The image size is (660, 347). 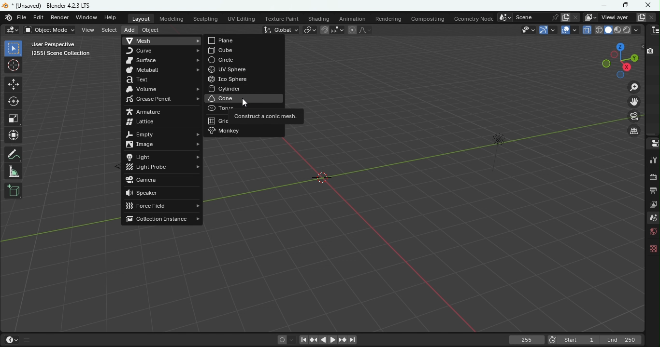 I want to click on Rotate the scene, so click(x=628, y=67).